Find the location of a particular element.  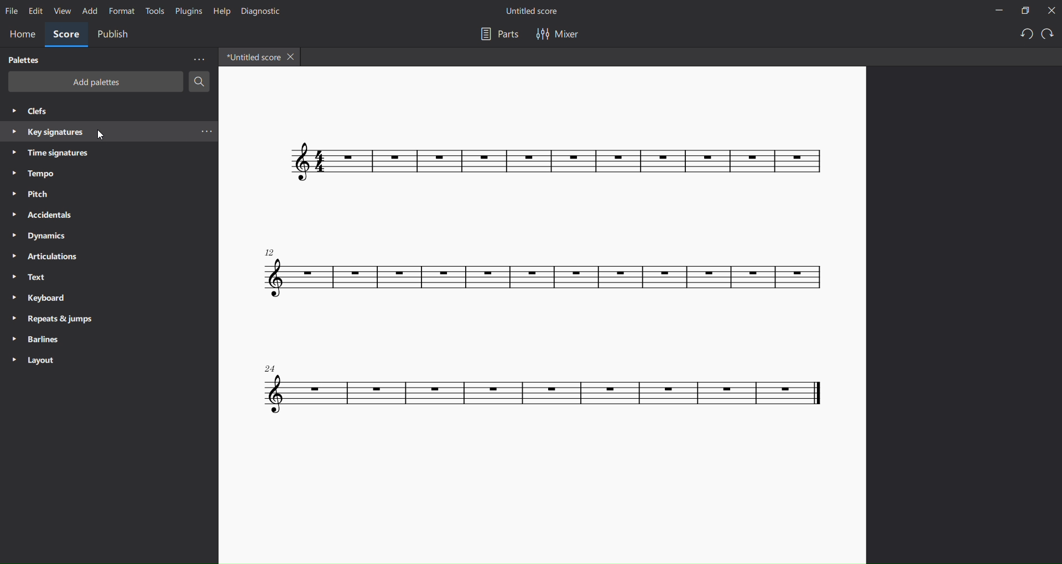

palettes is located at coordinates (22, 60).